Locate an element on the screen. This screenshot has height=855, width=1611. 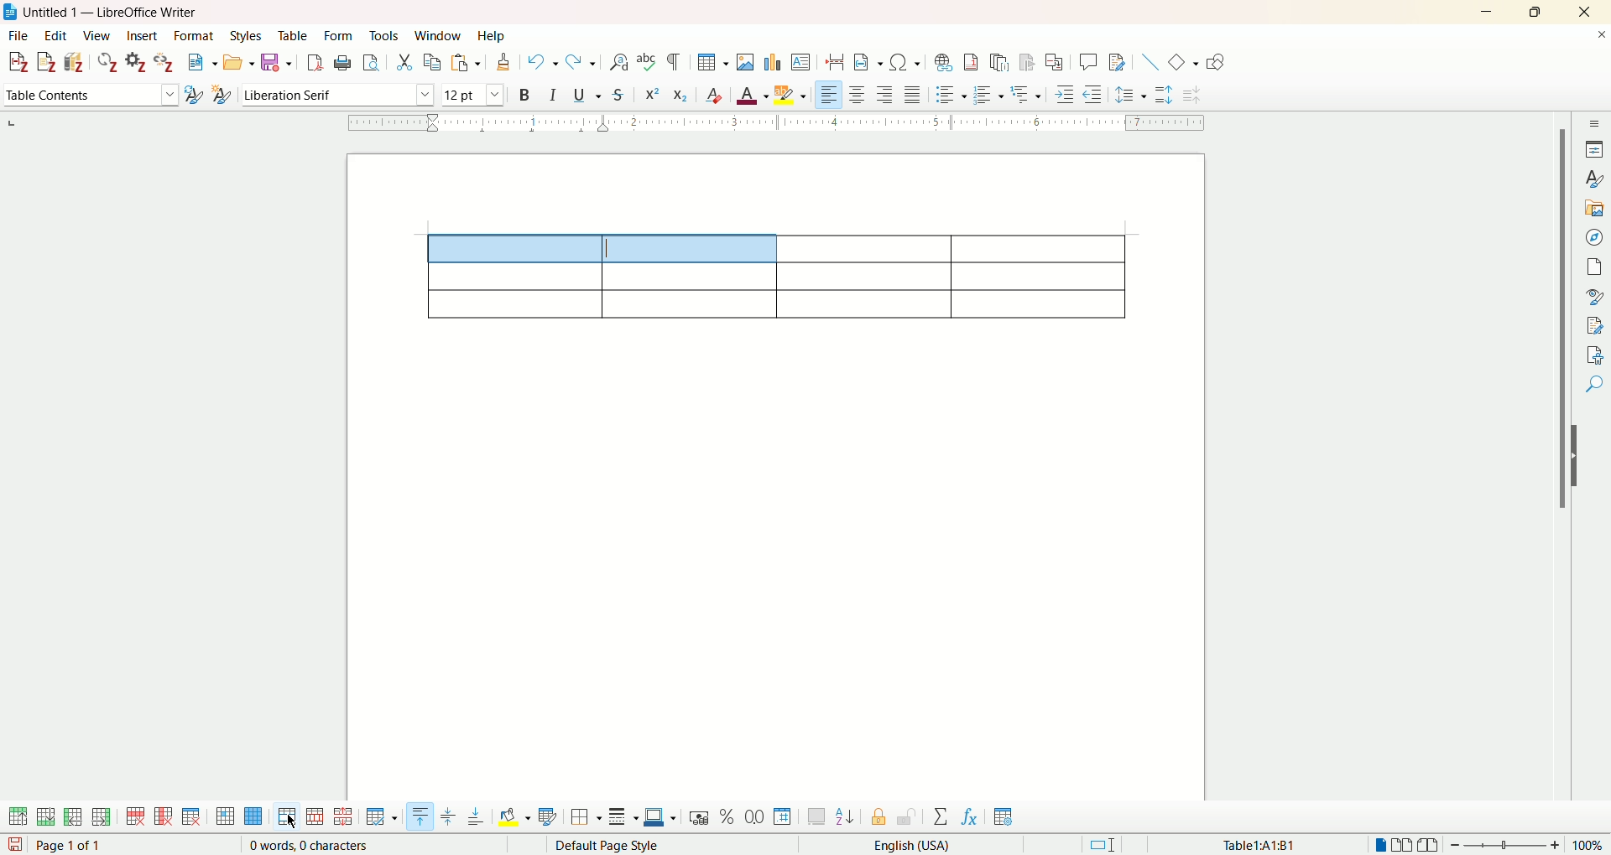
page 1 of 1 is located at coordinates (85, 845).